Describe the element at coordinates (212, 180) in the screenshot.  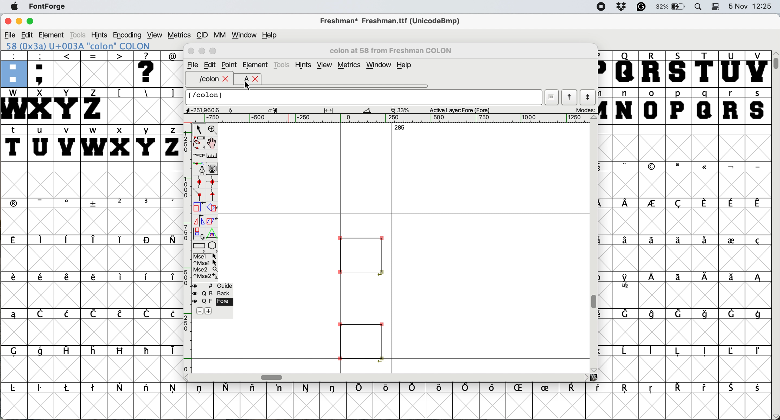
I see `add a curve point horizontal or vertical` at that location.